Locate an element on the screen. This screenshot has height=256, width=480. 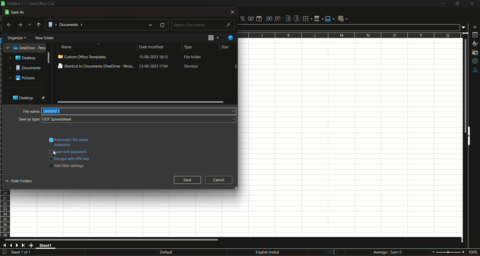
edit filter settings is located at coordinates (70, 166).